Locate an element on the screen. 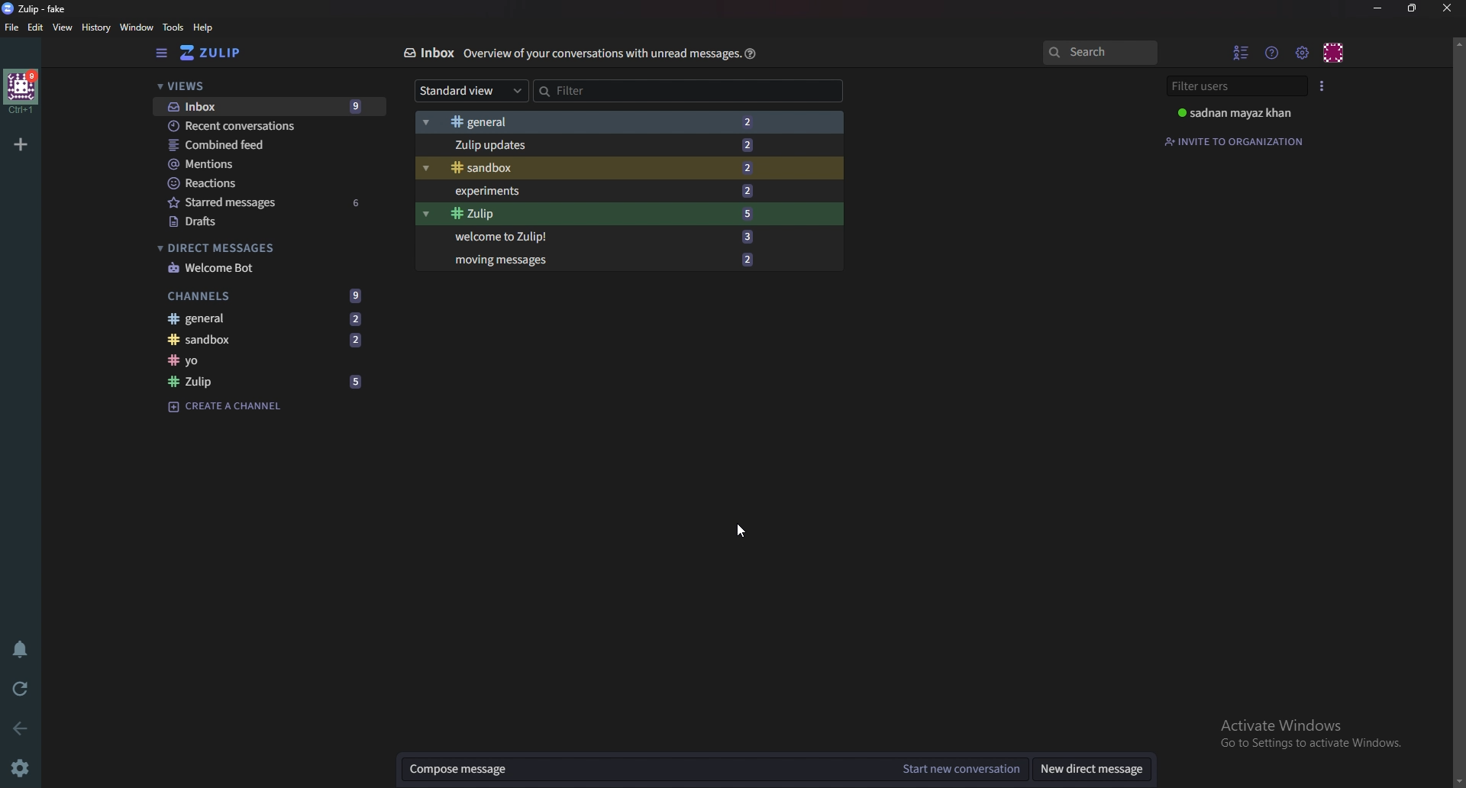 This screenshot has height=788, width=1466. Reactions is located at coordinates (267, 183).